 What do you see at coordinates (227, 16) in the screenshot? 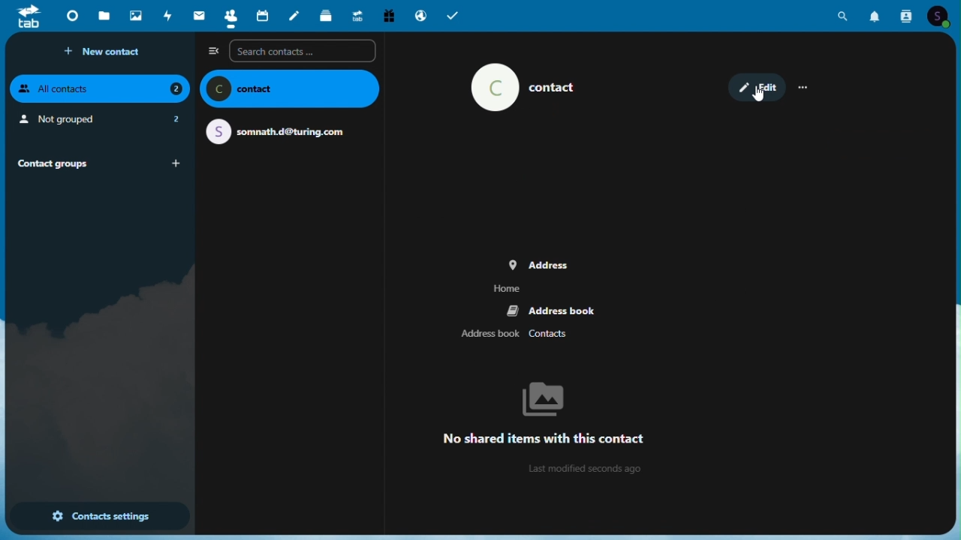
I see `Contacts` at bounding box center [227, 16].